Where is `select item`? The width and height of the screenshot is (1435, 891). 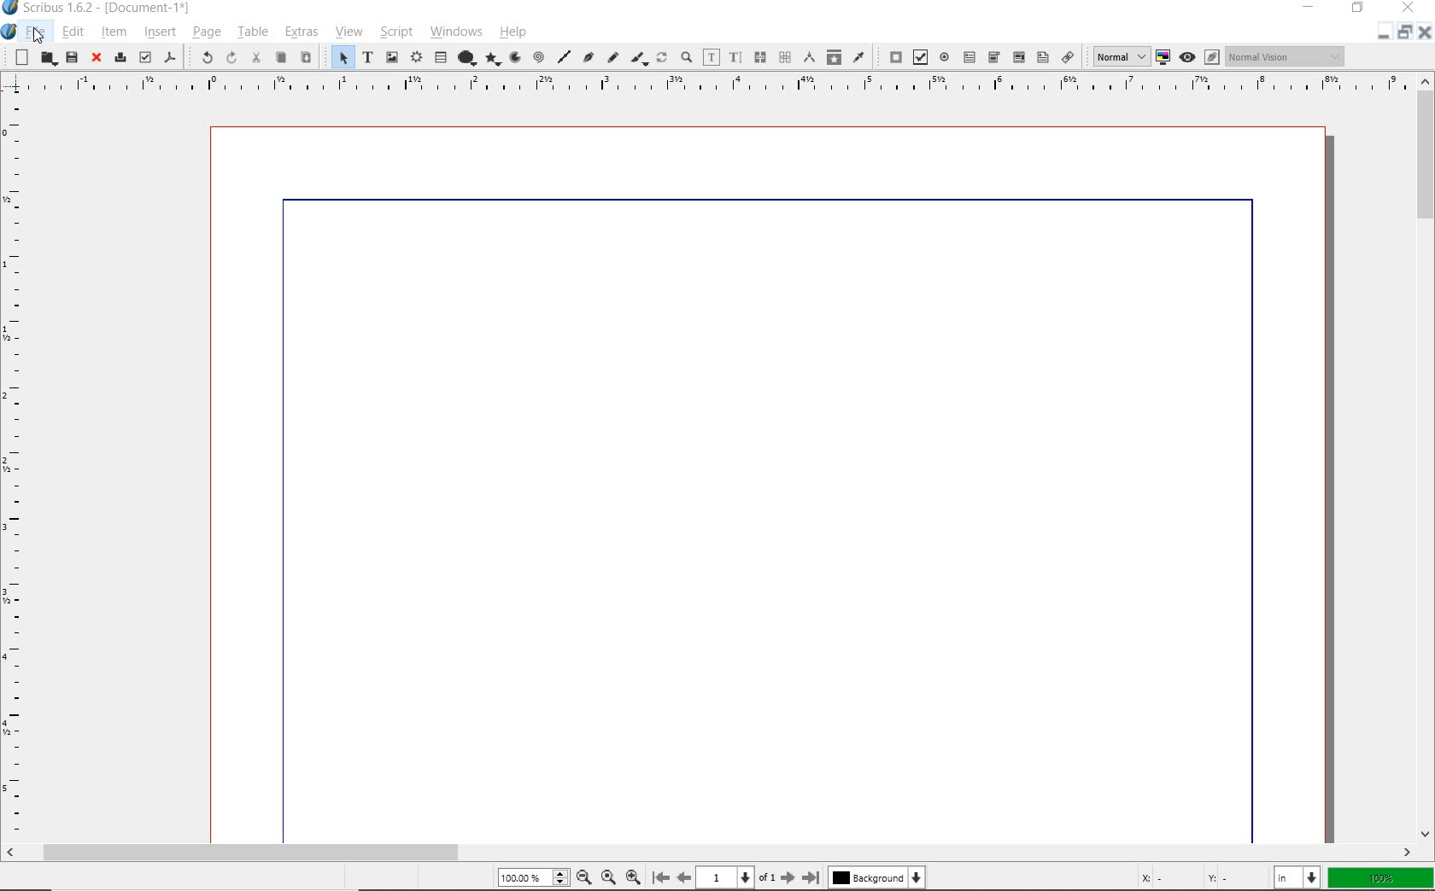 select item is located at coordinates (338, 57).